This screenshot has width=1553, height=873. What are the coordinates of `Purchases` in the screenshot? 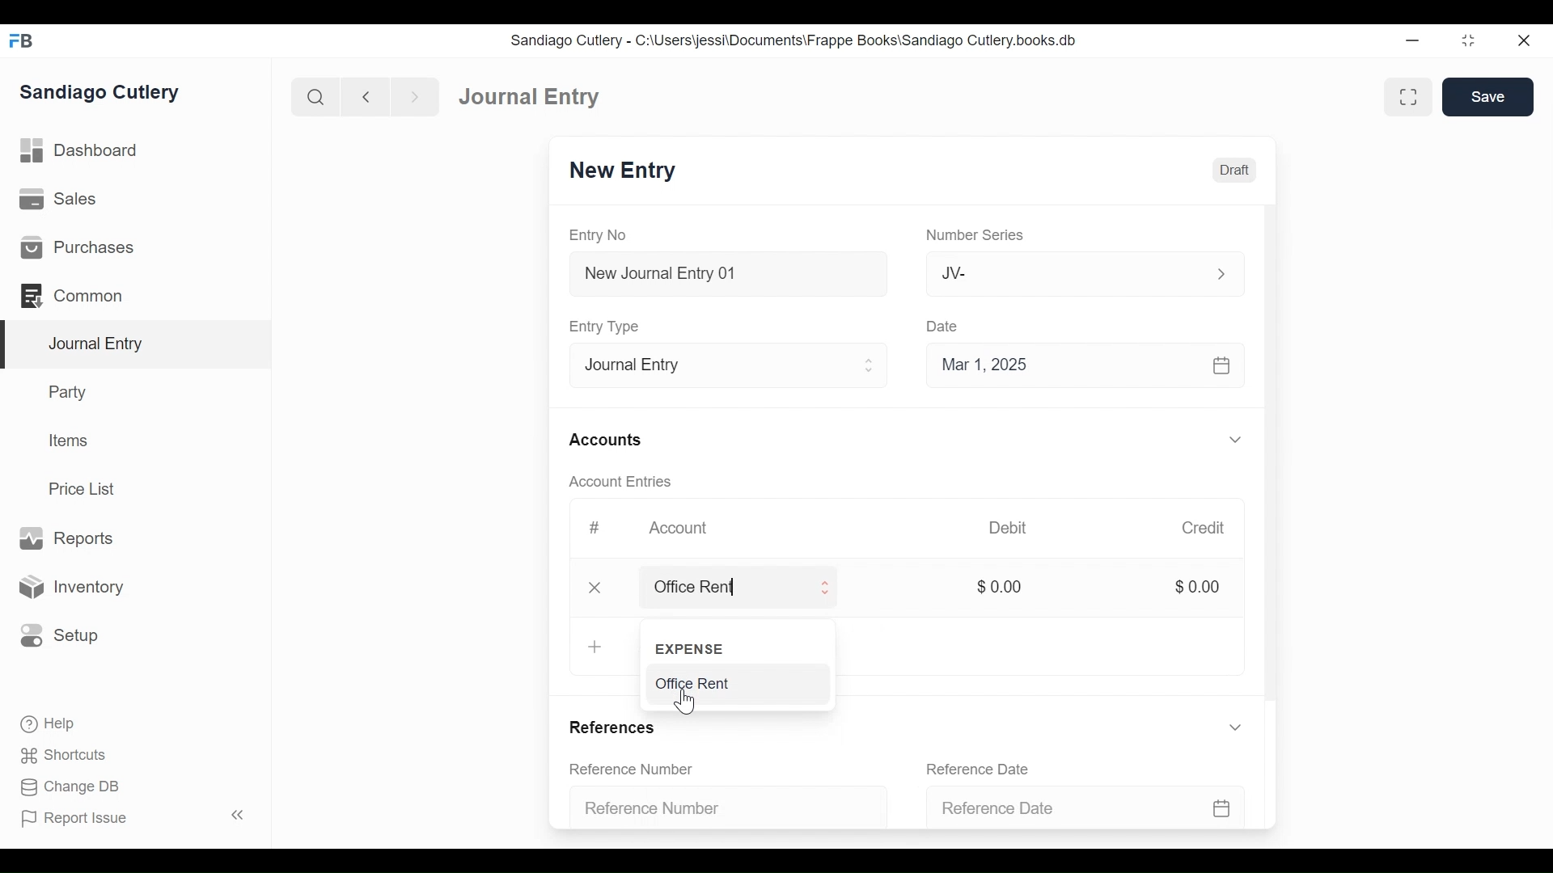 It's located at (135, 246).